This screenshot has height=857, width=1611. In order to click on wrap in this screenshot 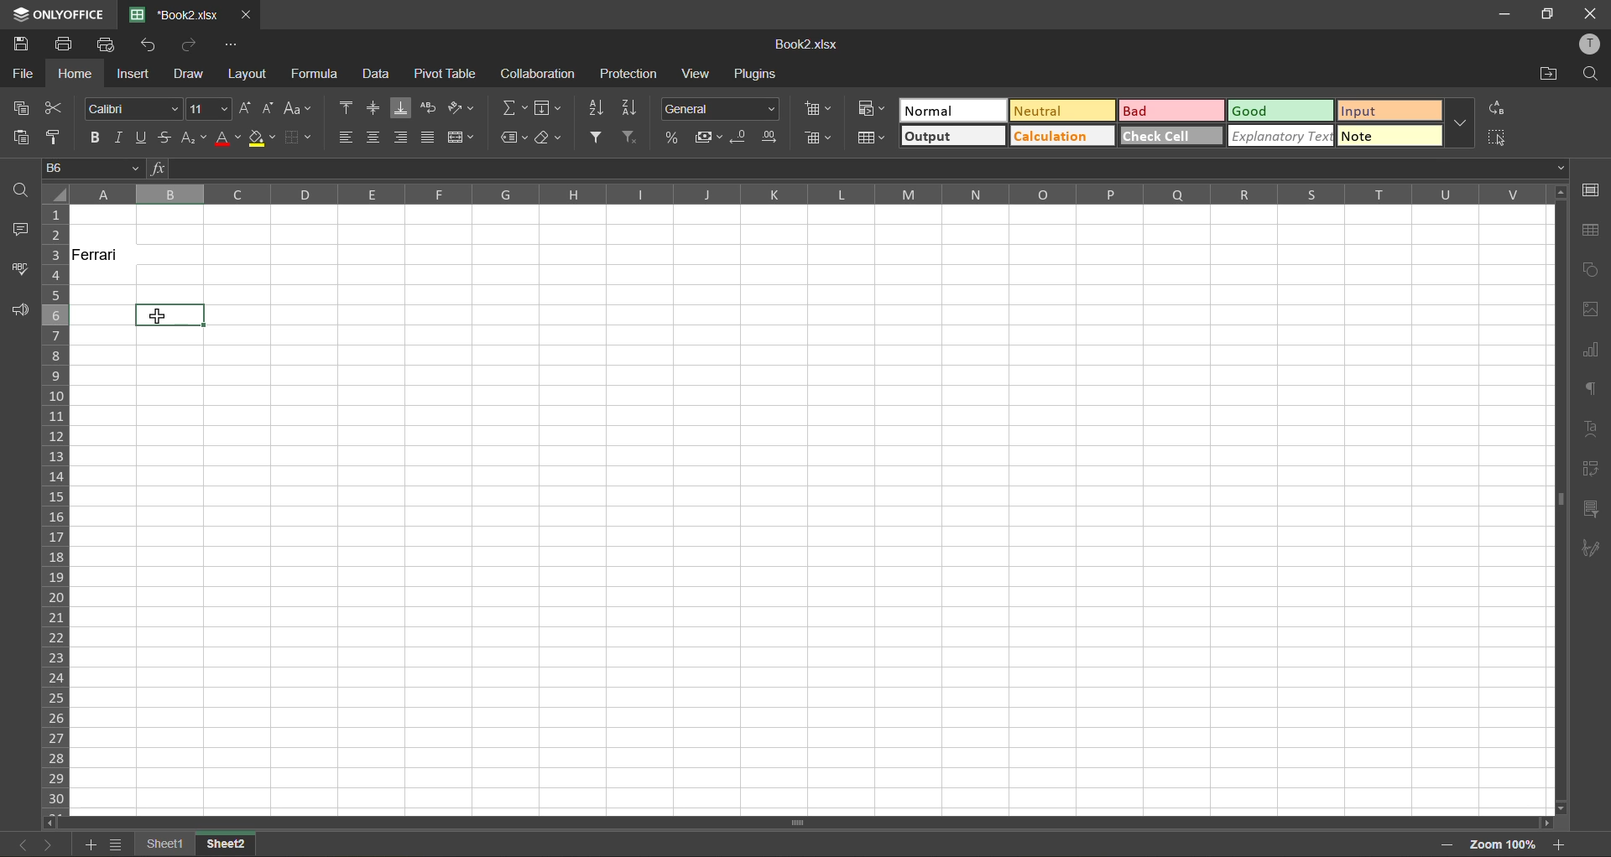, I will do `click(430, 109)`.